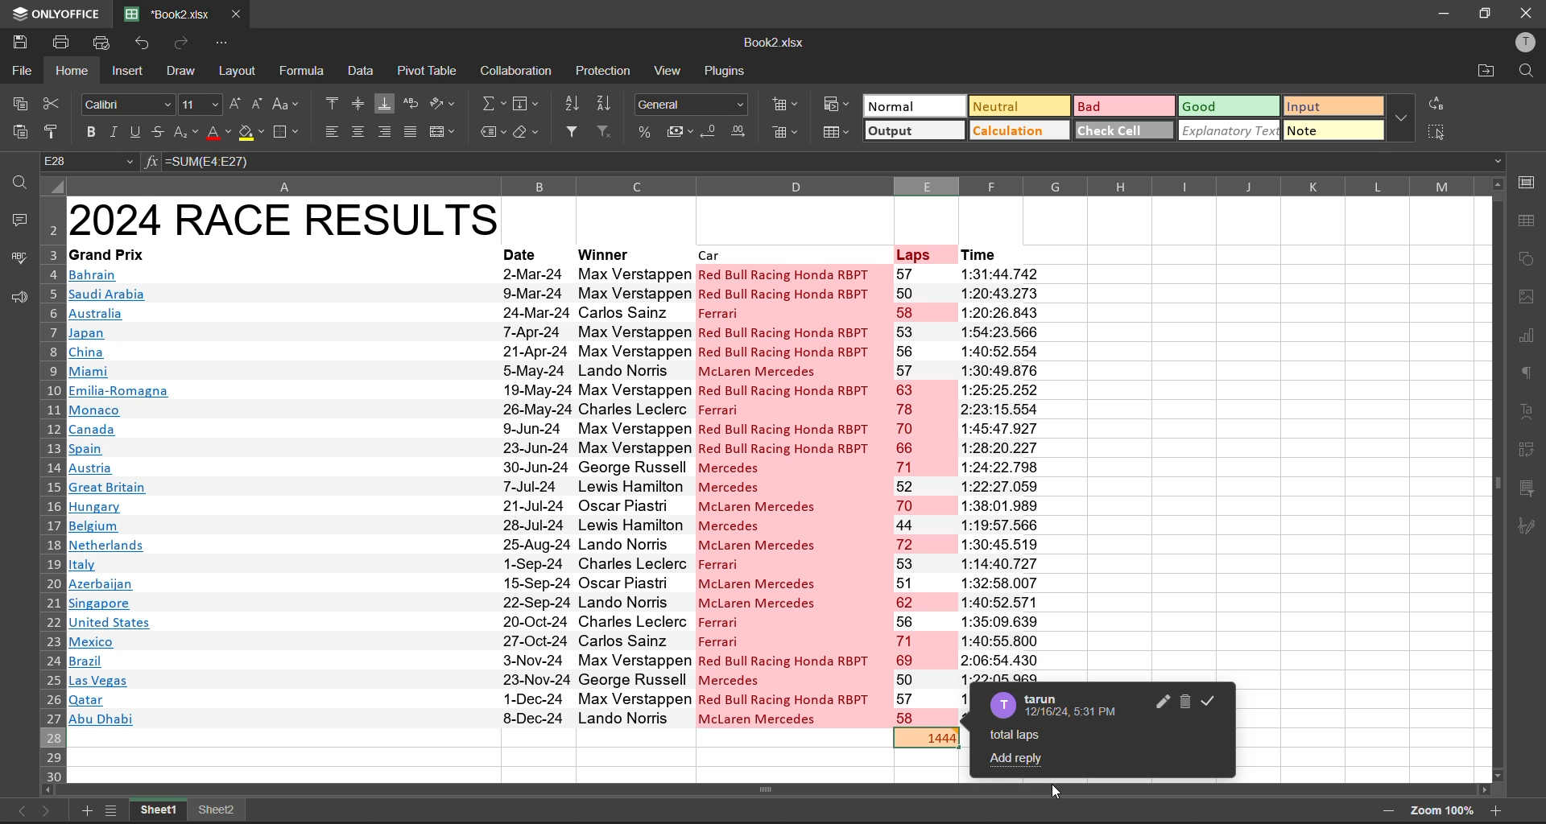  What do you see at coordinates (138, 43) in the screenshot?
I see `undo` at bounding box center [138, 43].